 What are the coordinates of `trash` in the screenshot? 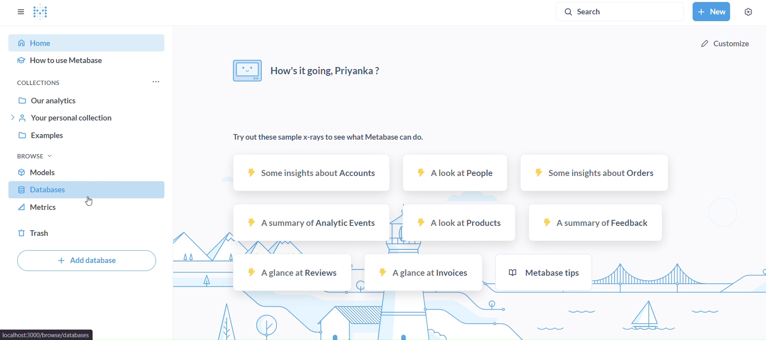 It's located at (88, 233).